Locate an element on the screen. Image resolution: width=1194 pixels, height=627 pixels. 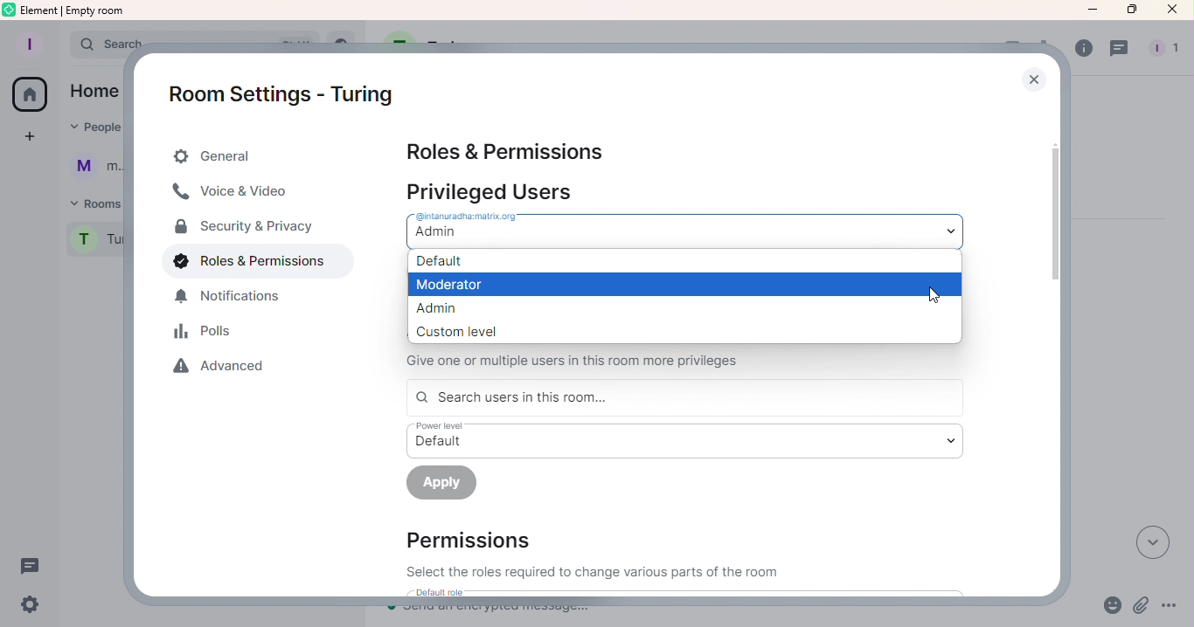
Apply is located at coordinates (448, 483).